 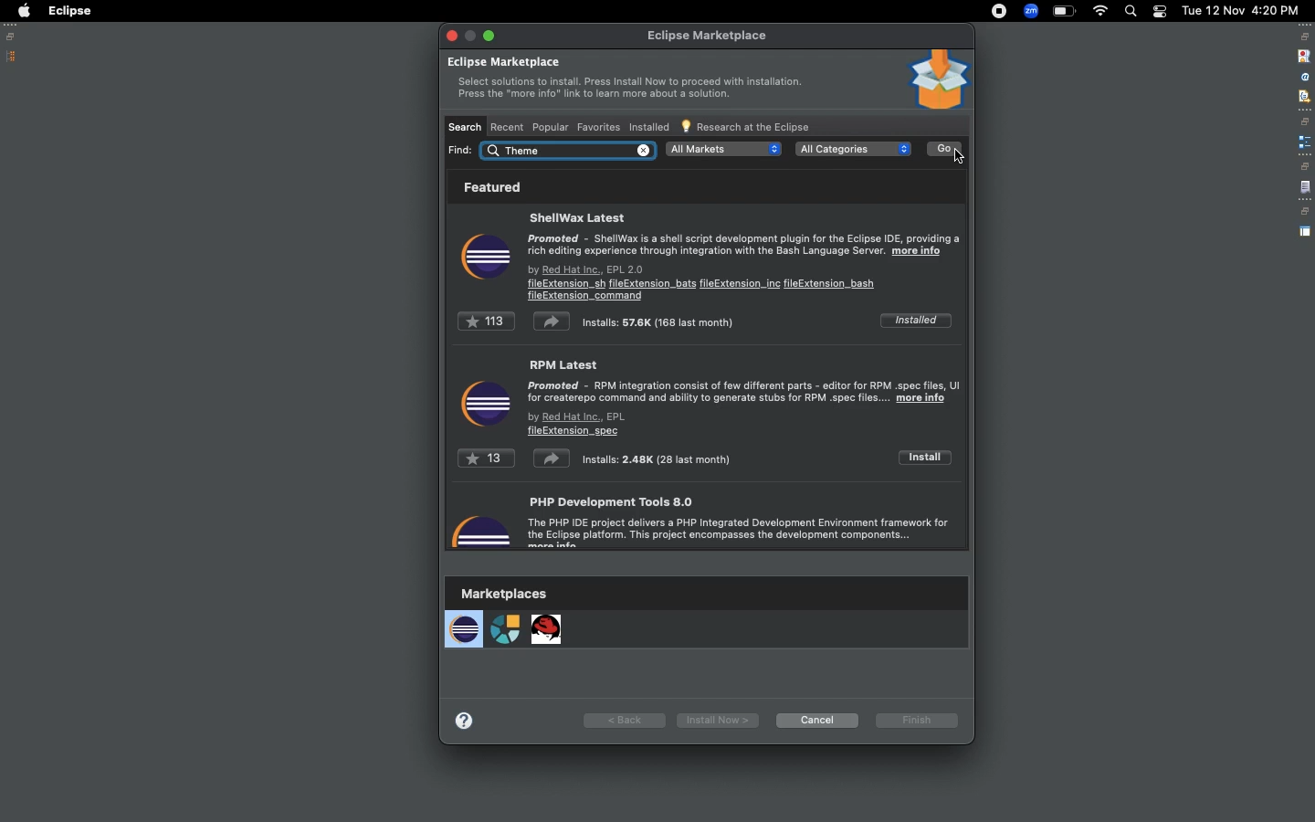 I want to click on filter, so click(x=1303, y=96).